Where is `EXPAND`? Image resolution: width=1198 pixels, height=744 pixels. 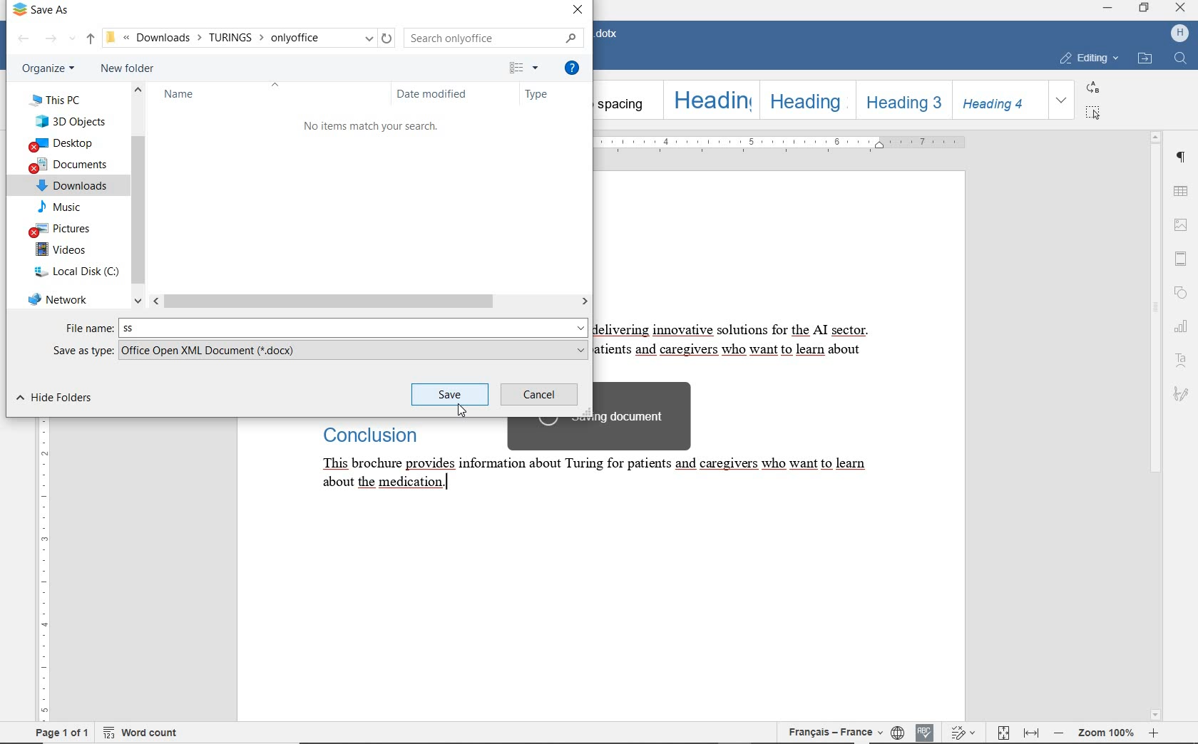 EXPAND is located at coordinates (1063, 101).